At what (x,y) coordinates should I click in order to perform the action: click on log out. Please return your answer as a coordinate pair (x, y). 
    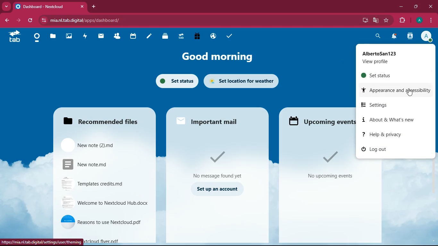
    Looking at the image, I should click on (383, 150).